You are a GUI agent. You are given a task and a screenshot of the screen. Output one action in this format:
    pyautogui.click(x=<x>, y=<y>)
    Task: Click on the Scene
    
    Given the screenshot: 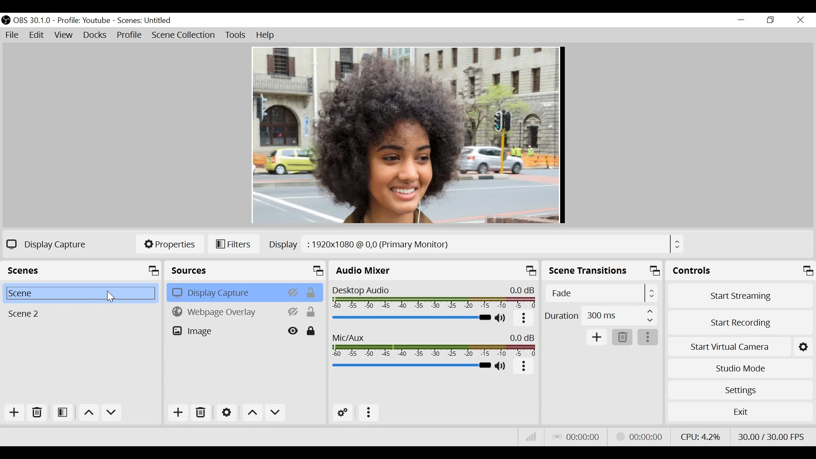 What is the action you would take?
    pyautogui.click(x=83, y=291)
    